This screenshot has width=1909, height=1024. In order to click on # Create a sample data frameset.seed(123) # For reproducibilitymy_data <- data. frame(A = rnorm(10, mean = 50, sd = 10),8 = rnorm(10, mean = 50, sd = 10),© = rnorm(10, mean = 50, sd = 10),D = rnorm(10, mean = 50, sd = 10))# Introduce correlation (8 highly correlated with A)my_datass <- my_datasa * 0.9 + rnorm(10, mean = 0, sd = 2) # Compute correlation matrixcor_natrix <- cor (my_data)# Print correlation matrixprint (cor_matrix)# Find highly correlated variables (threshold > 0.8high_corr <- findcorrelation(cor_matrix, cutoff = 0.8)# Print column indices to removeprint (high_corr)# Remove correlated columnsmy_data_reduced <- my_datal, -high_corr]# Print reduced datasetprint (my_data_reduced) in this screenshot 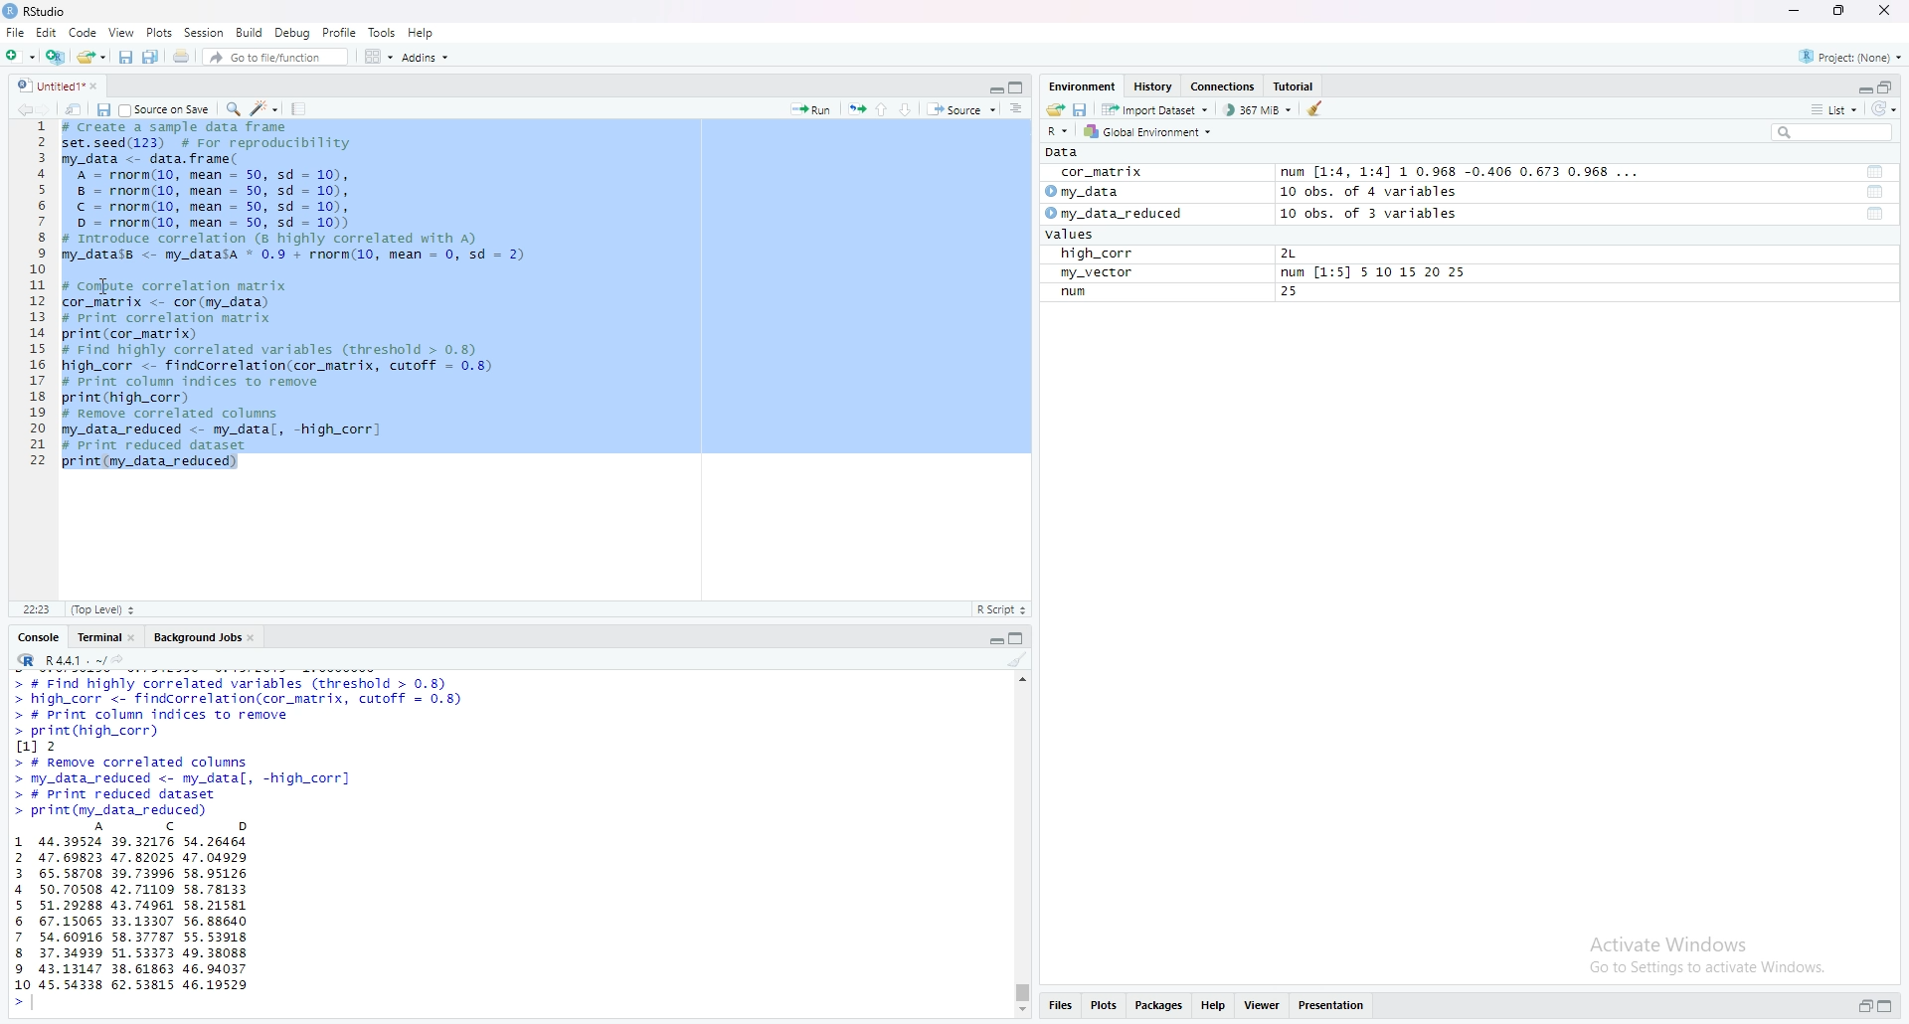, I will do `click(332, 297)`.